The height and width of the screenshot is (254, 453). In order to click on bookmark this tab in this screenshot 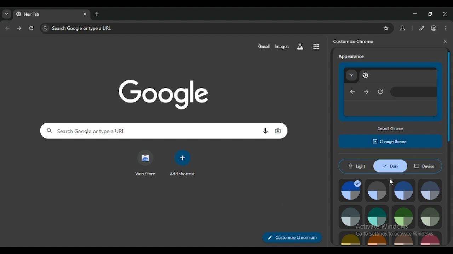, I will do `click(386, 28)`.